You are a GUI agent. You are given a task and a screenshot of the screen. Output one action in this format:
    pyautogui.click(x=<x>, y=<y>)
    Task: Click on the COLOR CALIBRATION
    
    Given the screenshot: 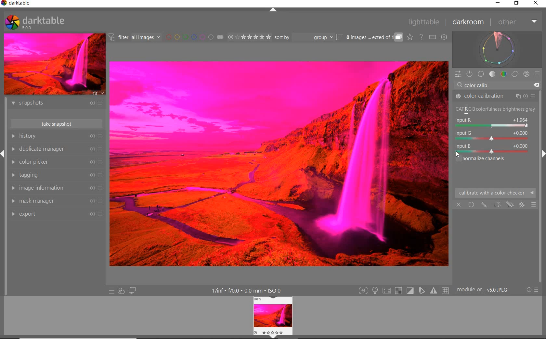 What is the action you would take?
    pyautogui.click(x=495, y=96)
    